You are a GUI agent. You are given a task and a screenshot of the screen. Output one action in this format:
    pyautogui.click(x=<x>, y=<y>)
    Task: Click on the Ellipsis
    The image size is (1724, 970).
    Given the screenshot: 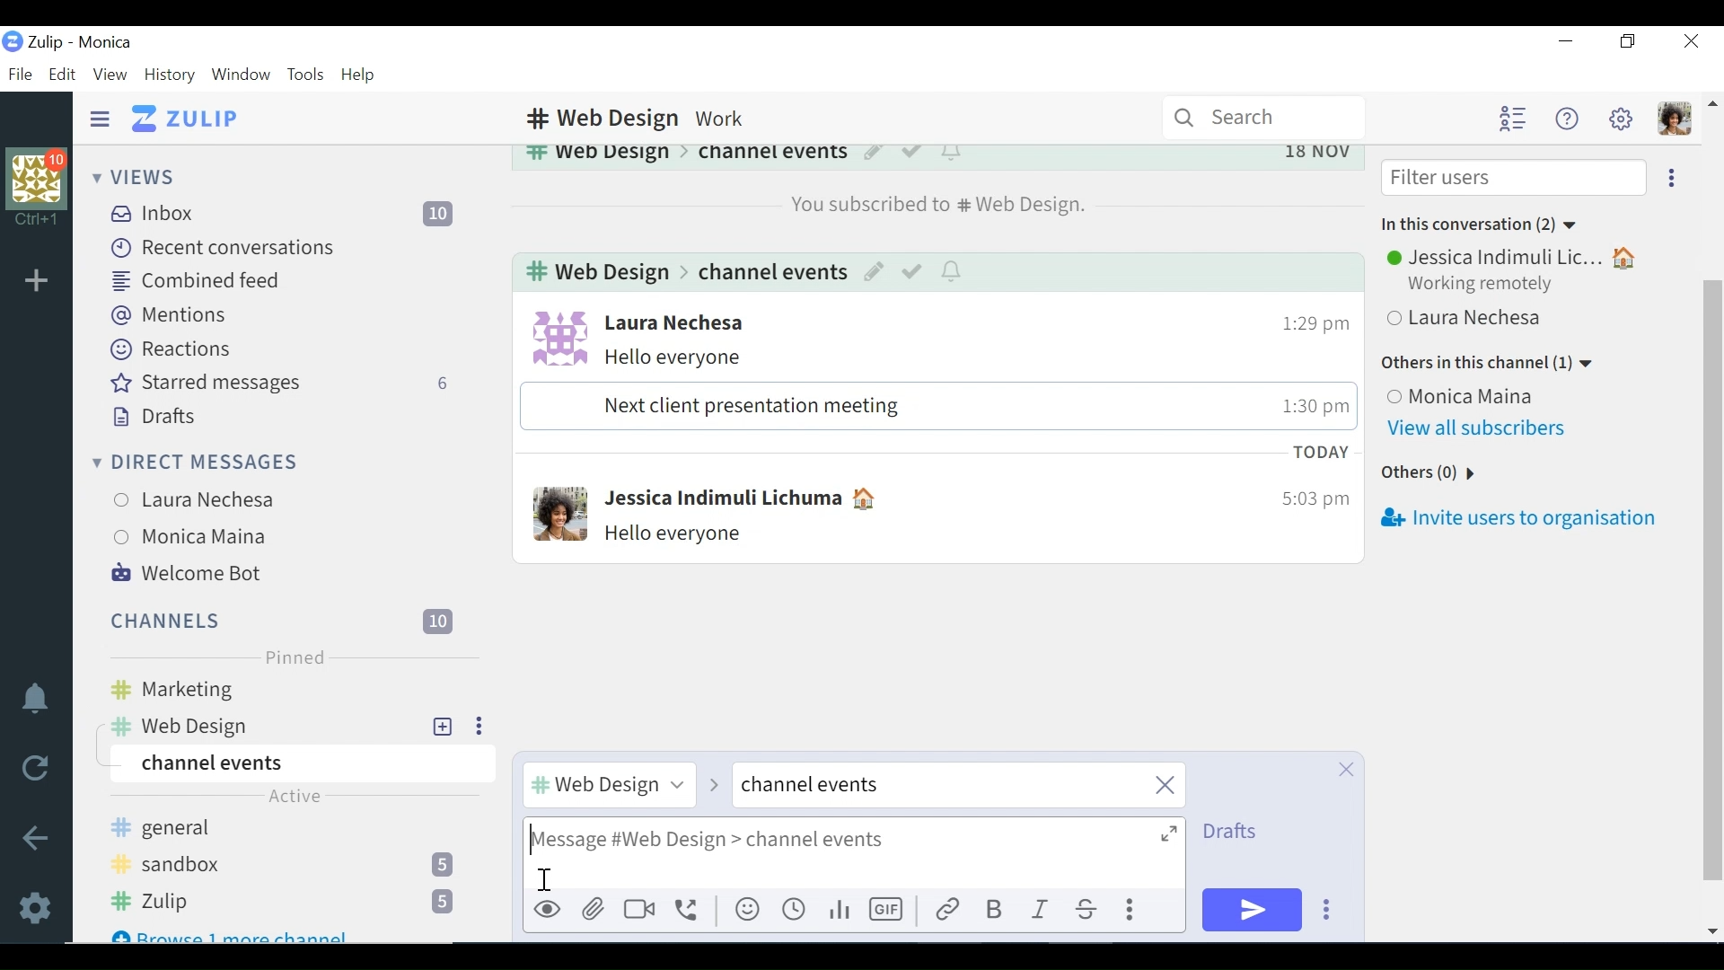 What is the action you would take?
    pyautogui.click(x=476, y=726)
    